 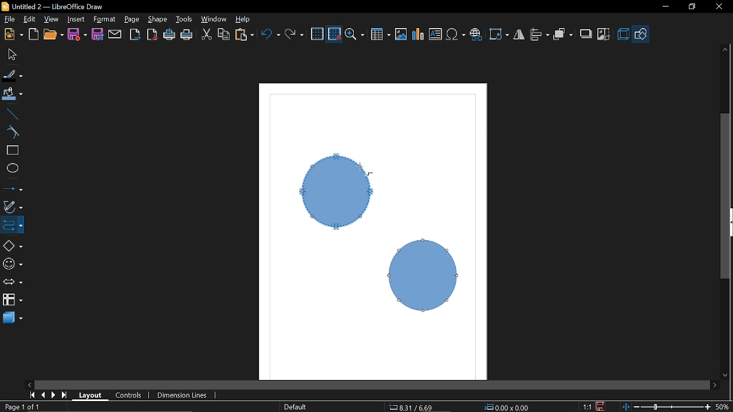 What do you see at coordinates (153, 34) in the screenshot?
I see `Export to PDF` at bounding box center [153, 34].